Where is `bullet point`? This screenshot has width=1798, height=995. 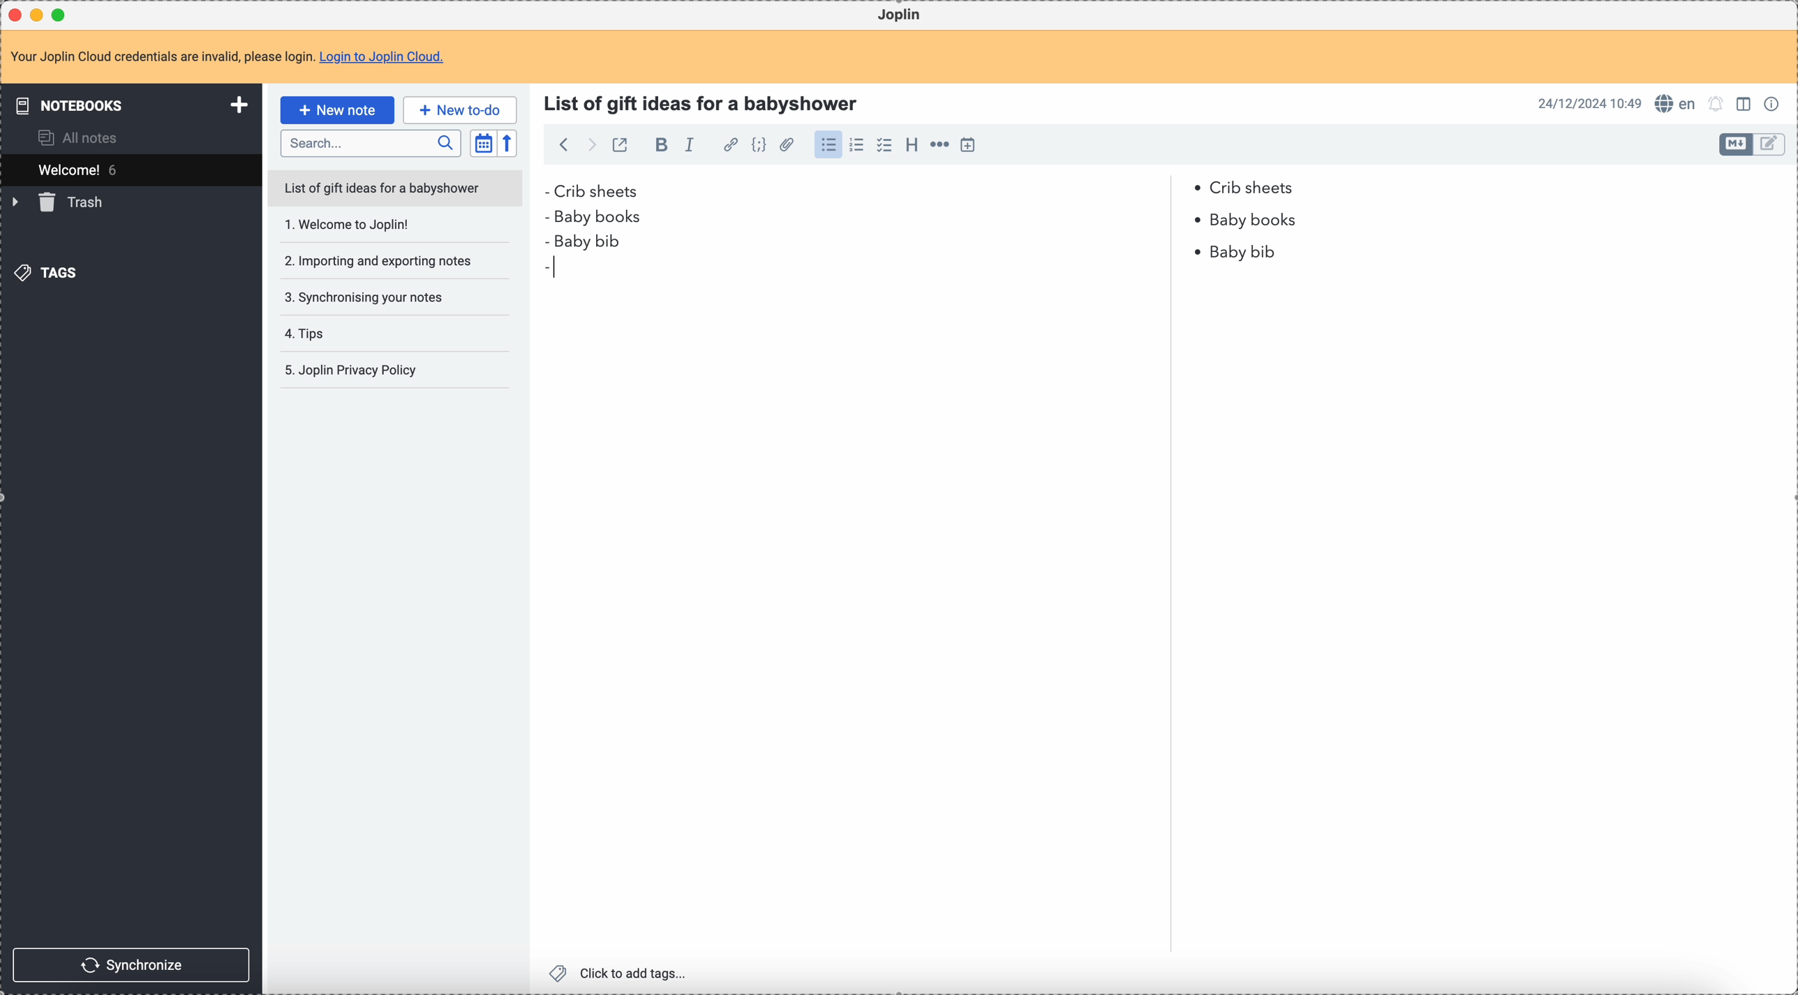 bullet point is located at coordinates (549, 214).